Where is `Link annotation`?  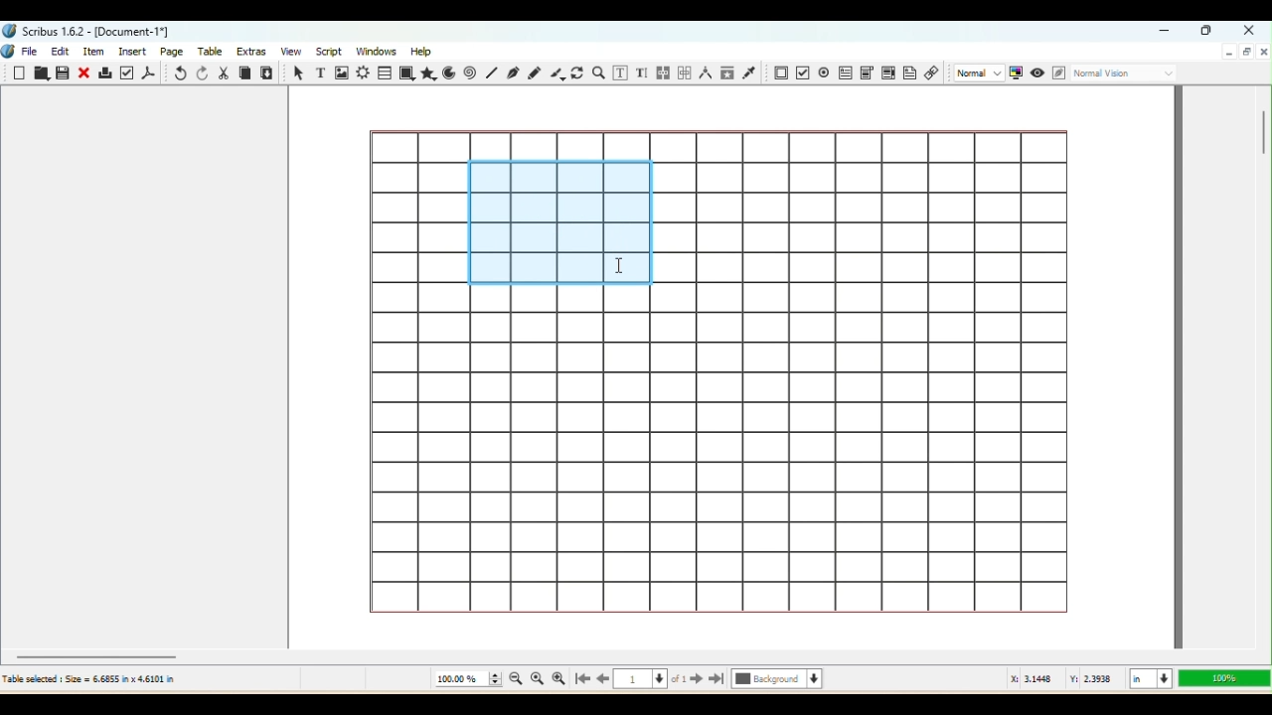
Link annotation is located at coordinates (932, 74).